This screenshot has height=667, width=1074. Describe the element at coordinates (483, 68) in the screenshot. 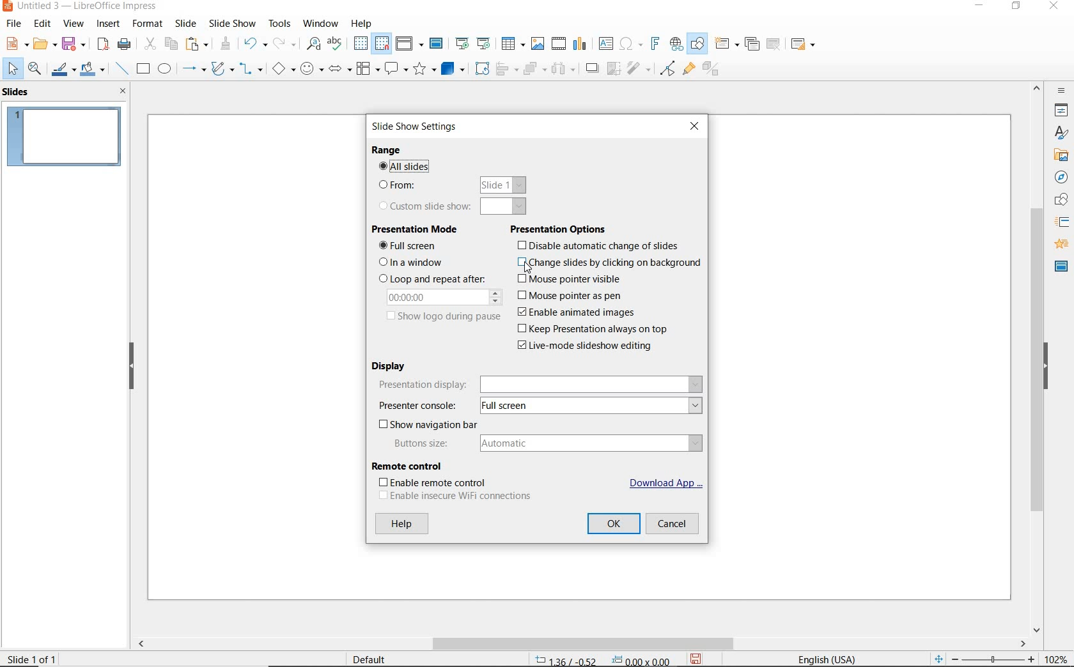

I see `ROTATE` at that location.